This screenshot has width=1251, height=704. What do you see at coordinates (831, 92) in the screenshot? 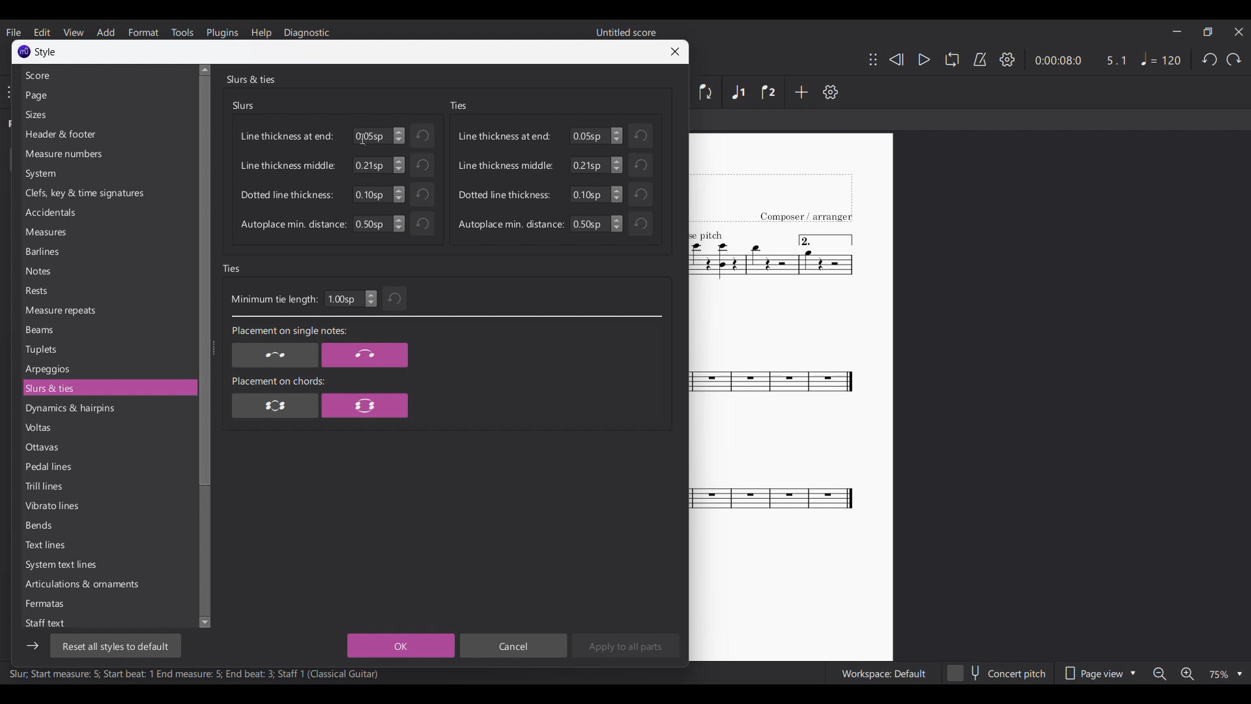
I see `Settings` at bounding box center [831, 92].